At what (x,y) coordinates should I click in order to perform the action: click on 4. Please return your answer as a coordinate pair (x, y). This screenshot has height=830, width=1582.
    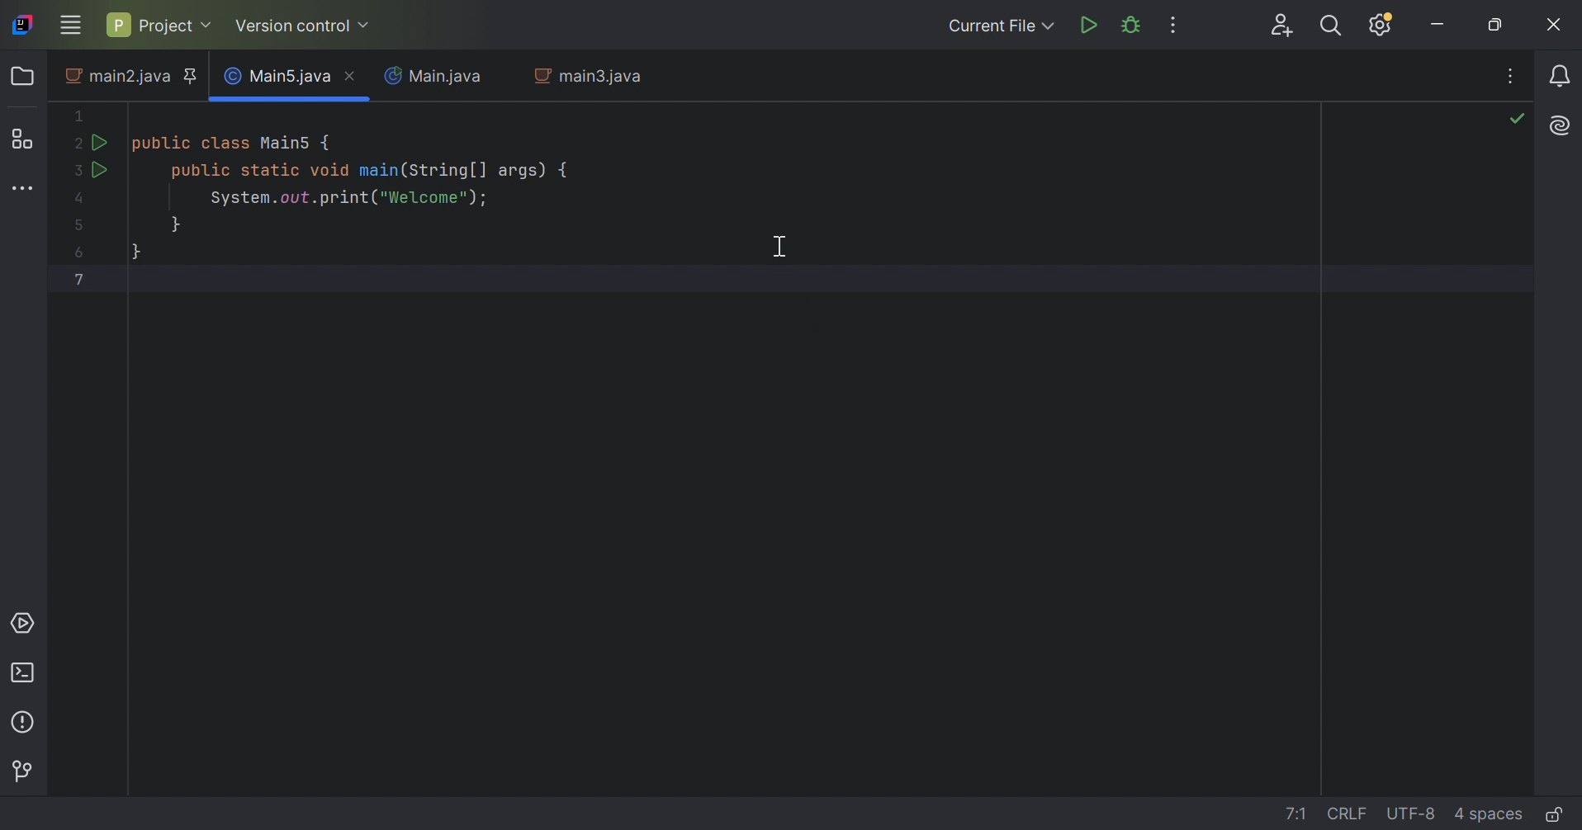
    Looking at the image, I should click on (81, 199).